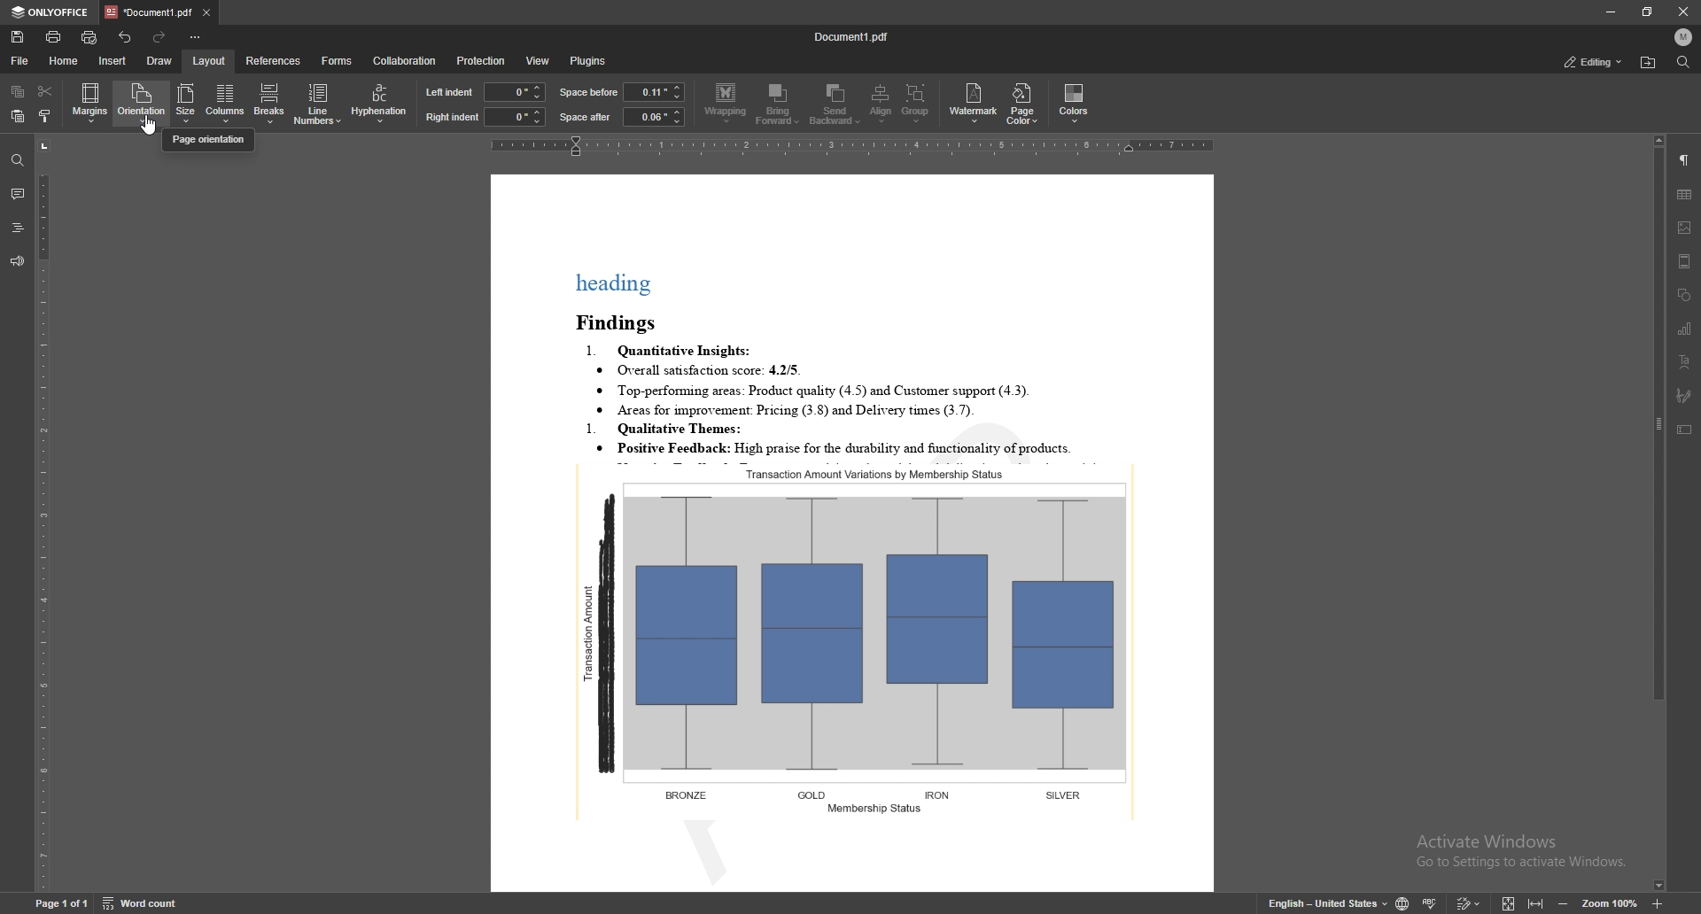 This screenshot has height=914, width=1701. What do you see at coordinates (22, 60) in the screenshot?
I see `file` at bounding box center [22, 60].